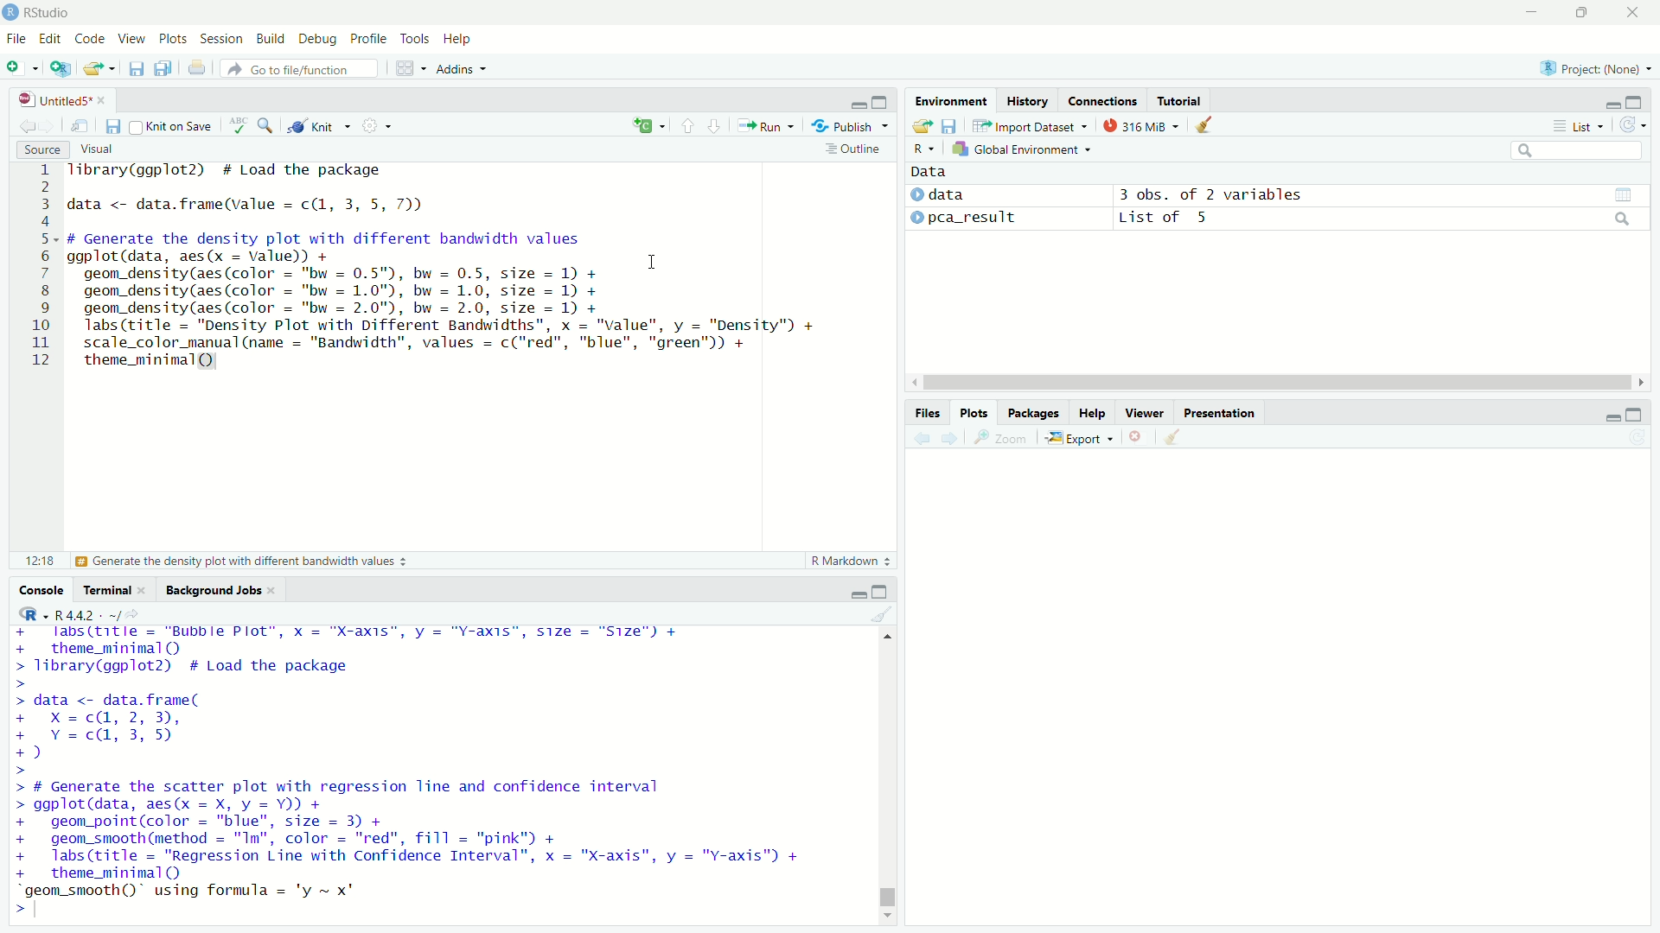 Image resolution: width=1660 pixels, height=933 pixels. What do you see at coordinates (916, 216) in the screenshot?
I see `expand/collapse` at bounding box center [916, 216].